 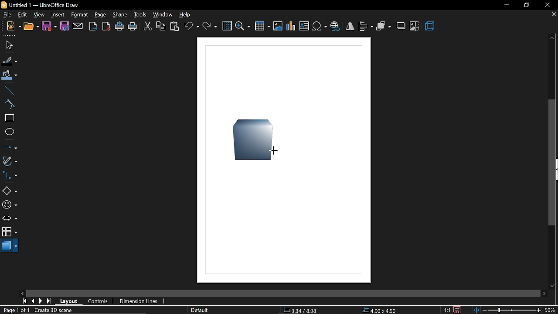 I want to click on basic shapes, so click(x=10, y=190).